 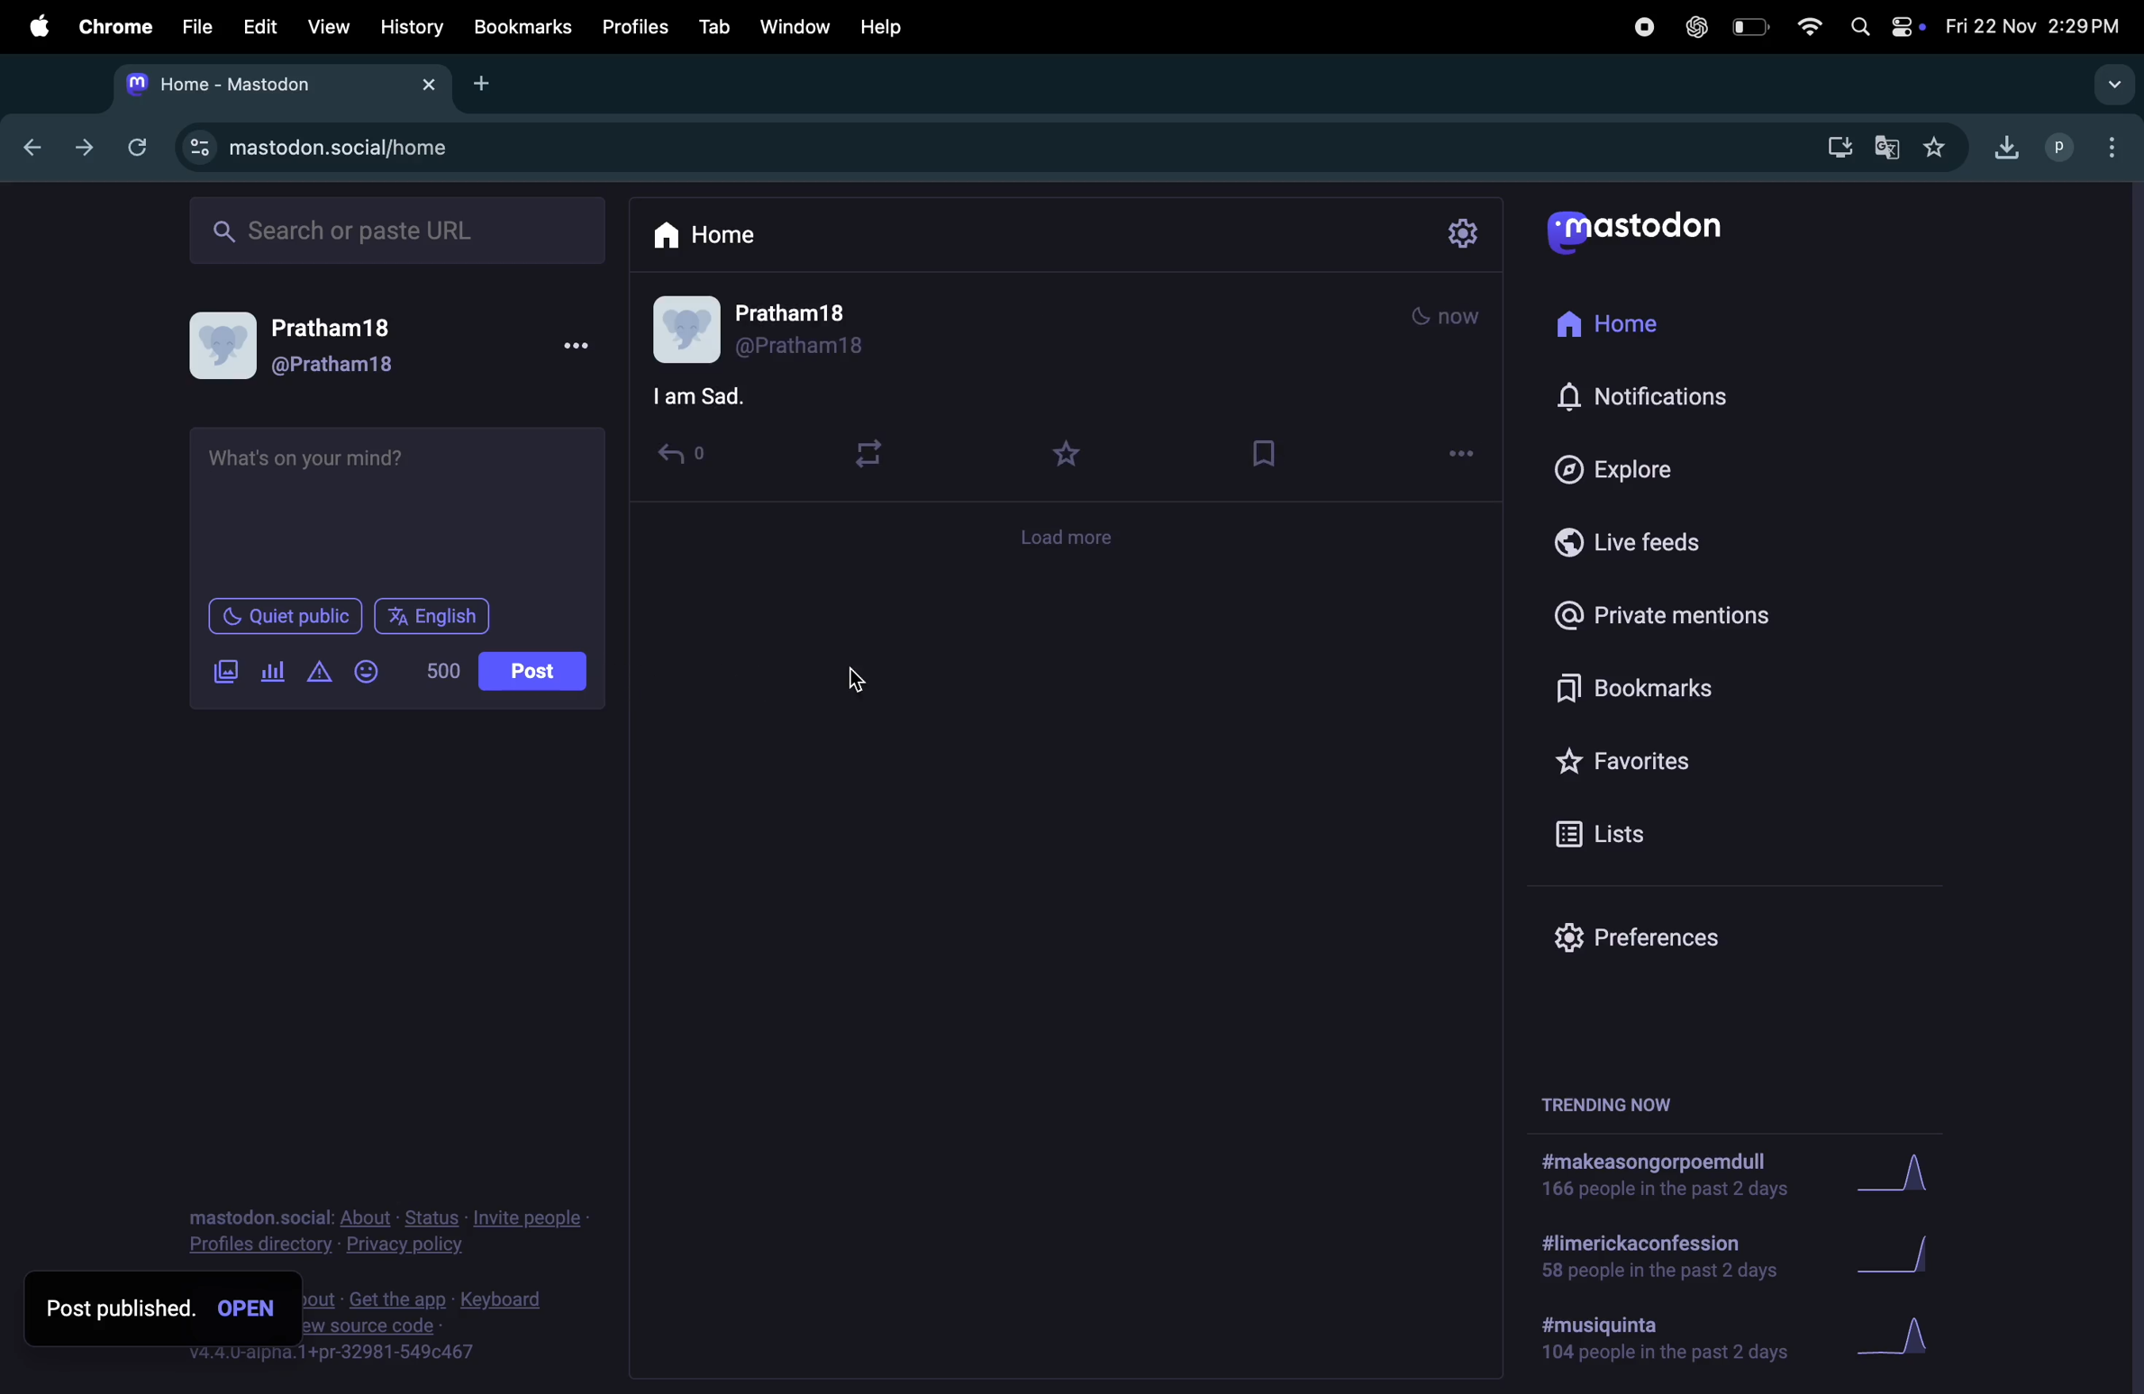 I want to click on search url, so click(x=354, y=144).